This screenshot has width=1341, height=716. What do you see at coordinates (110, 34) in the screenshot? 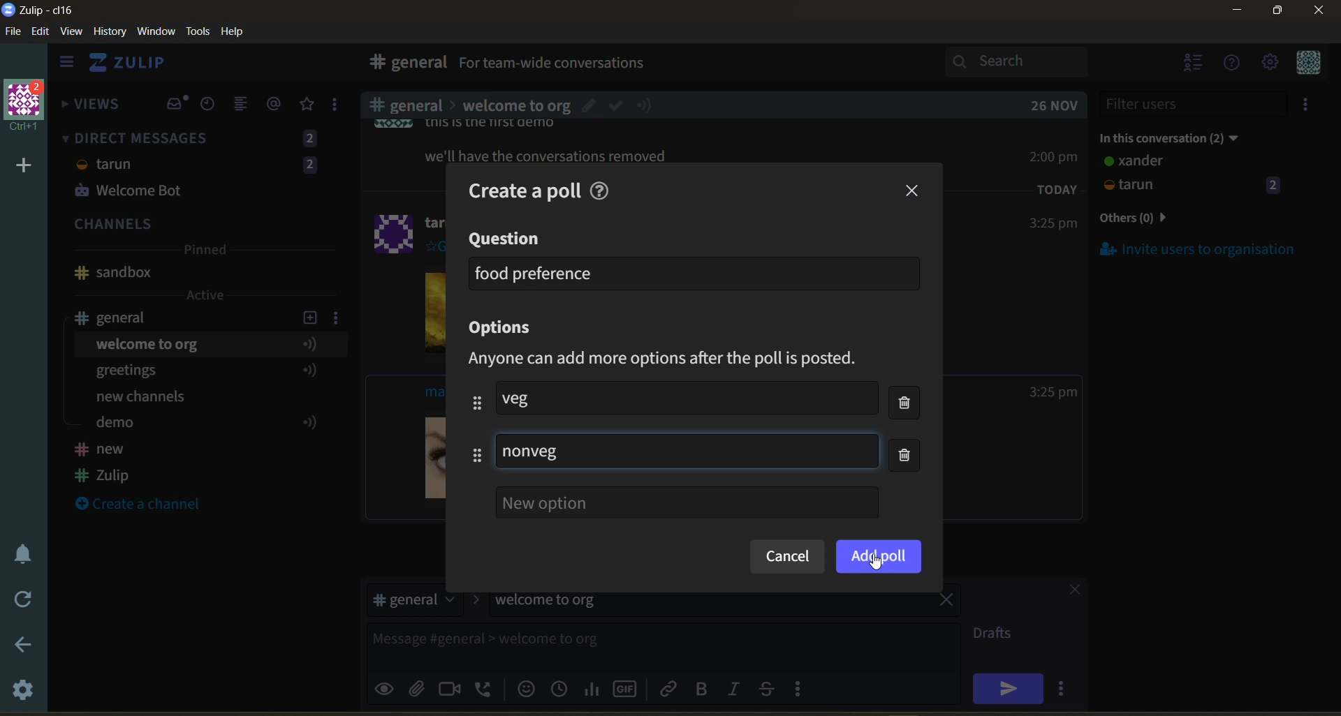
I see `history` at bounding box center [110, 34].